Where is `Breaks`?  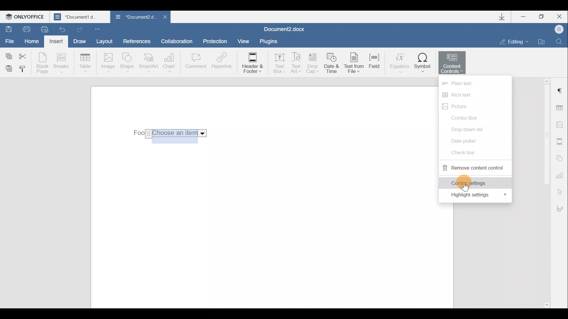 Breaks is located at coordinates (61, 64).